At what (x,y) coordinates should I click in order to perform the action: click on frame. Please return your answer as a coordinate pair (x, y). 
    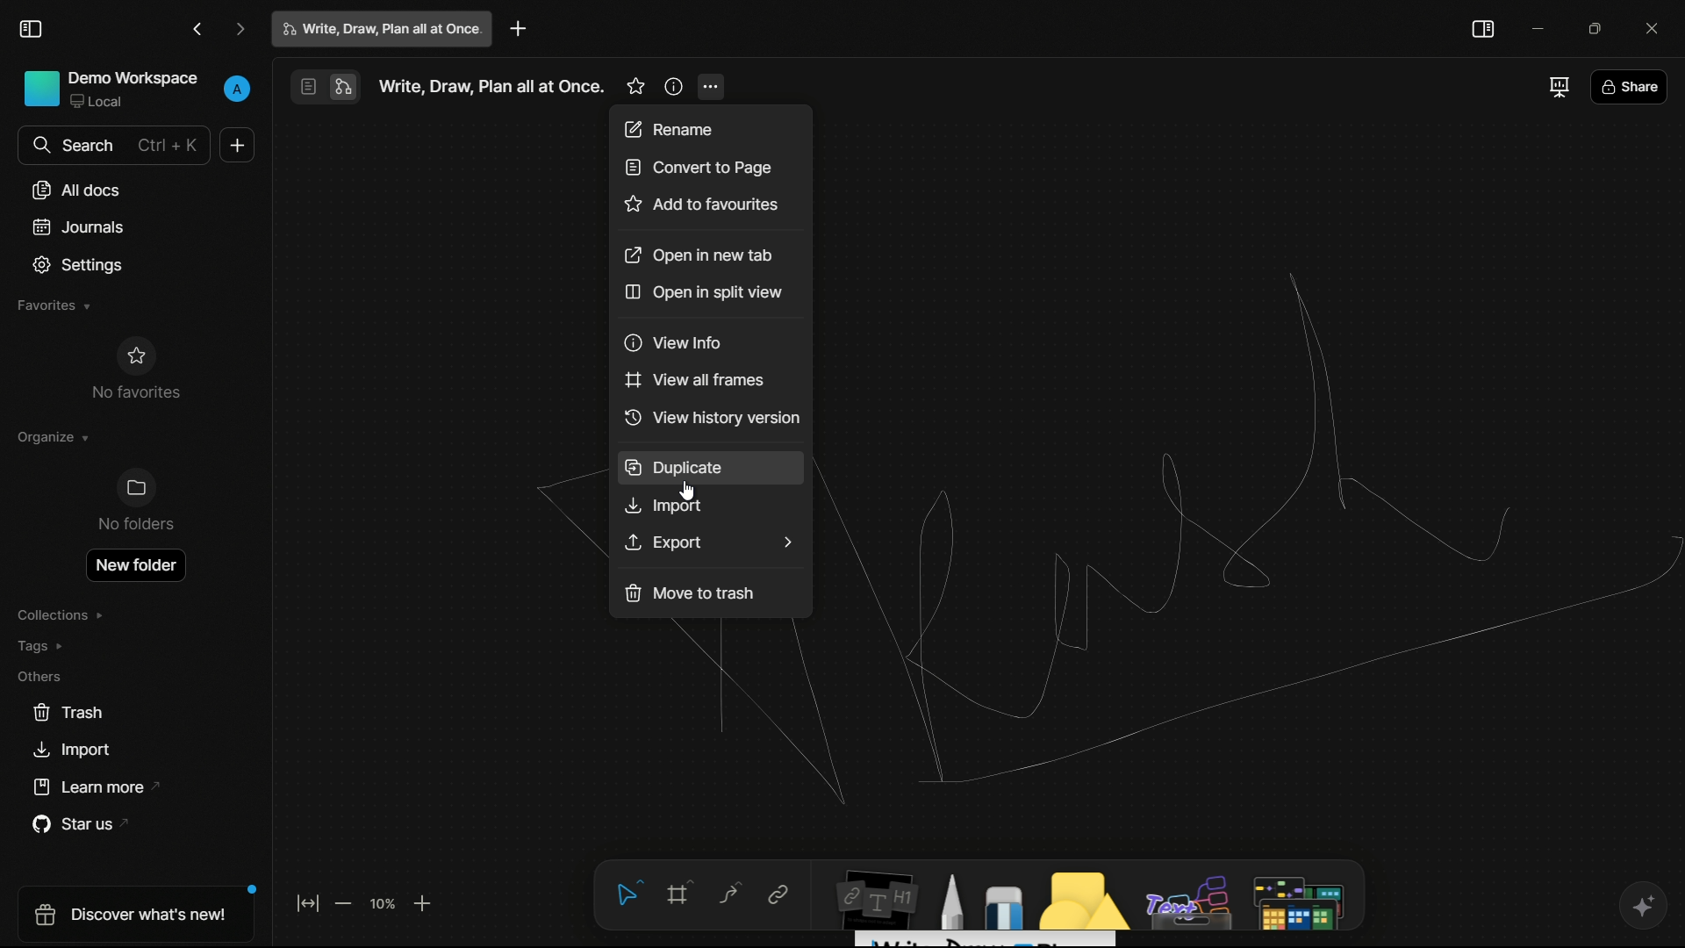
    Looking at the image, I should click on (678, 895).